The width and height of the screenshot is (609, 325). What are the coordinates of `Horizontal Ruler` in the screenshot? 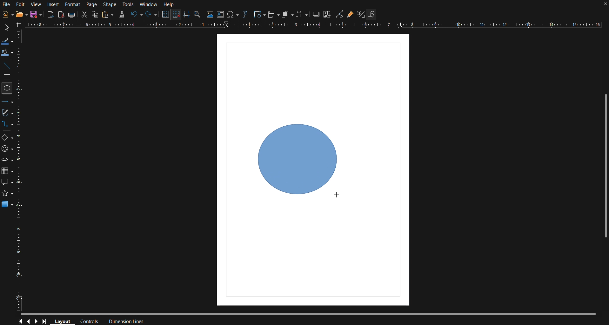 It's located at (316, 25).